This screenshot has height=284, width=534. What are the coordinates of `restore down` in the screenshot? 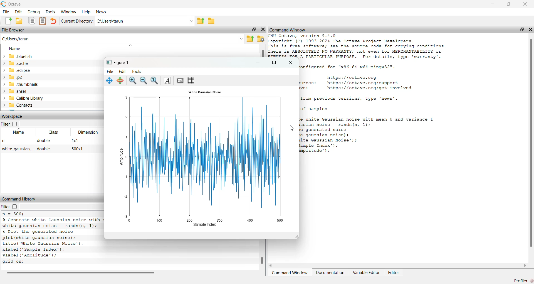 It's located at (523, 30).